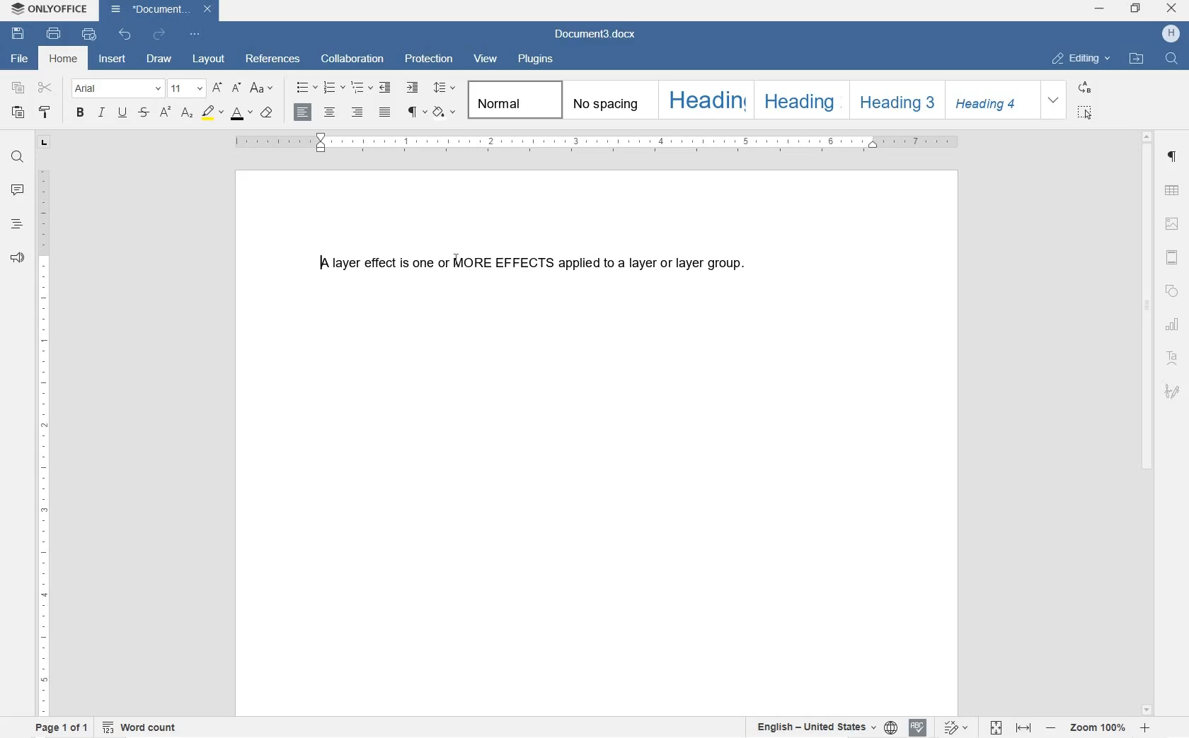  I want to click on SHAPE, so click(1173, 291).